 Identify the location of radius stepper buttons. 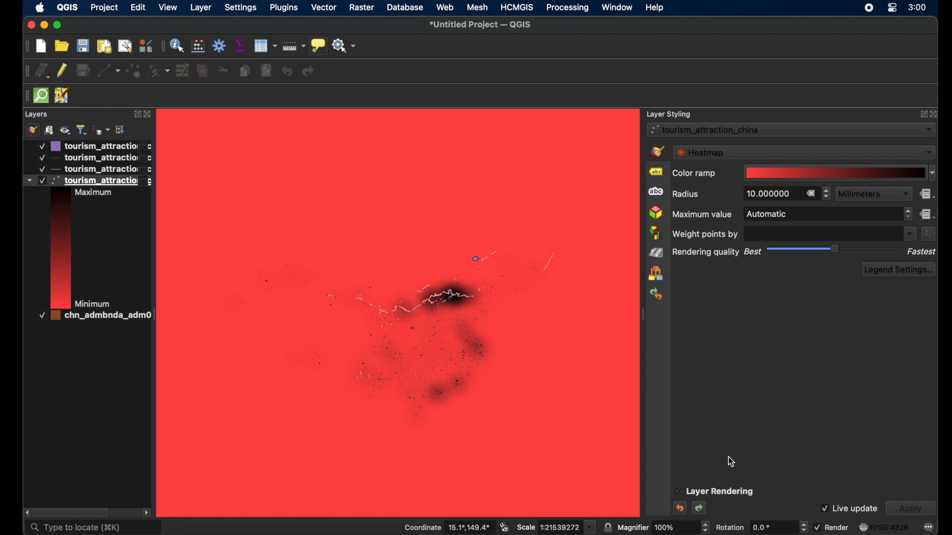
(782, 194).